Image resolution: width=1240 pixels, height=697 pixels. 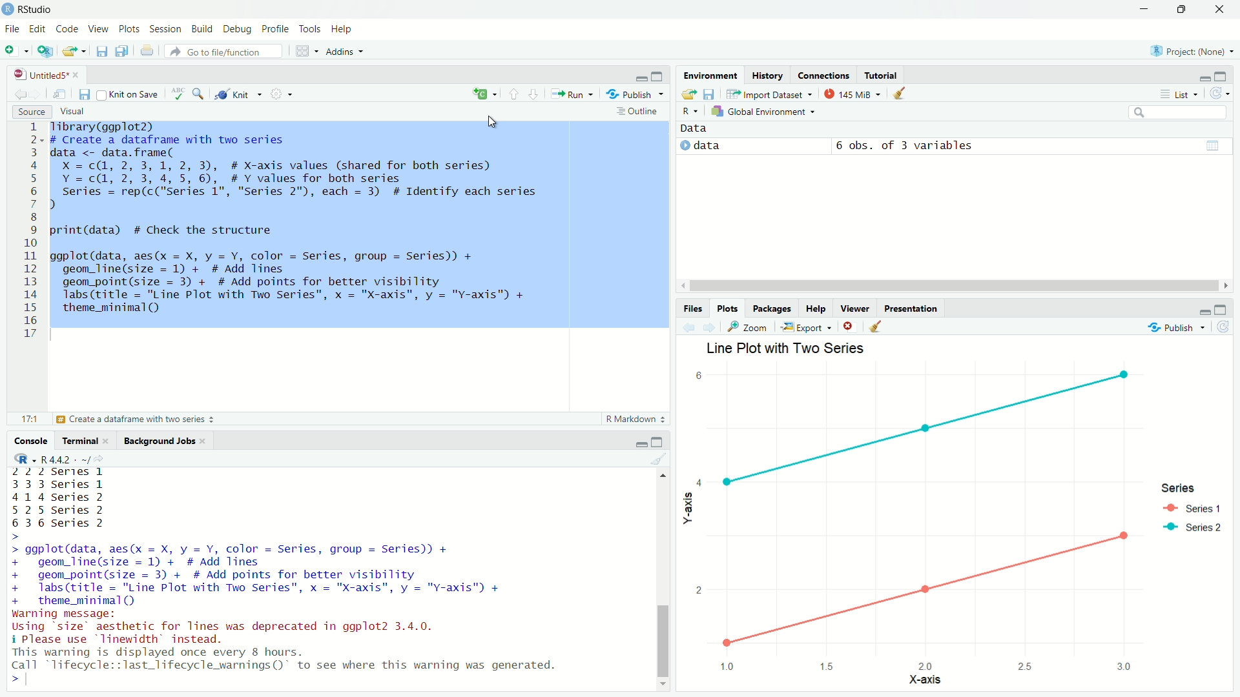 What do you see at coordinates (177, 94) in the screenshot?
I see `ABC` at bounding box center [177, 94].